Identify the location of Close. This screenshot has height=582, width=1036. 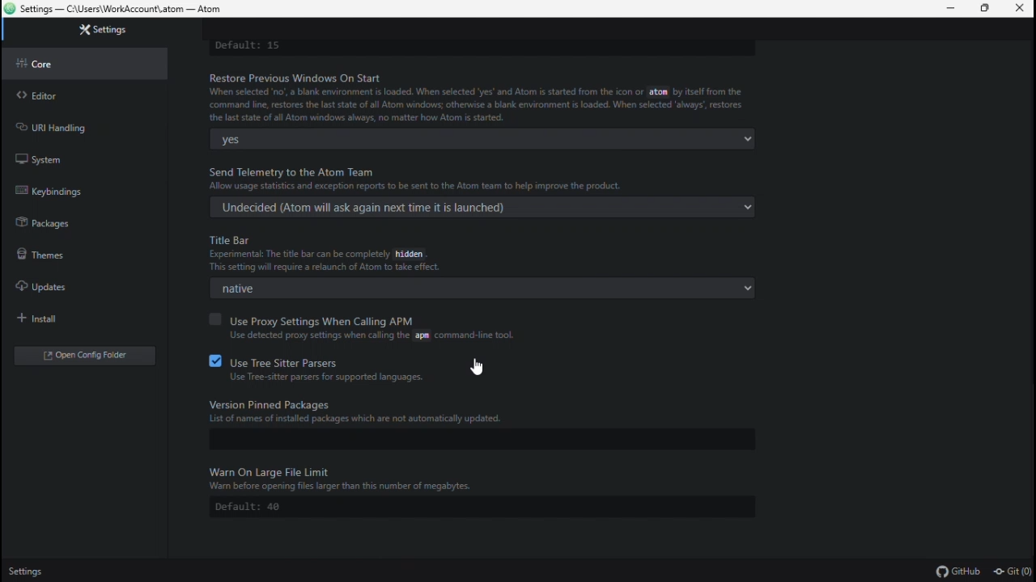
(1021, 9).